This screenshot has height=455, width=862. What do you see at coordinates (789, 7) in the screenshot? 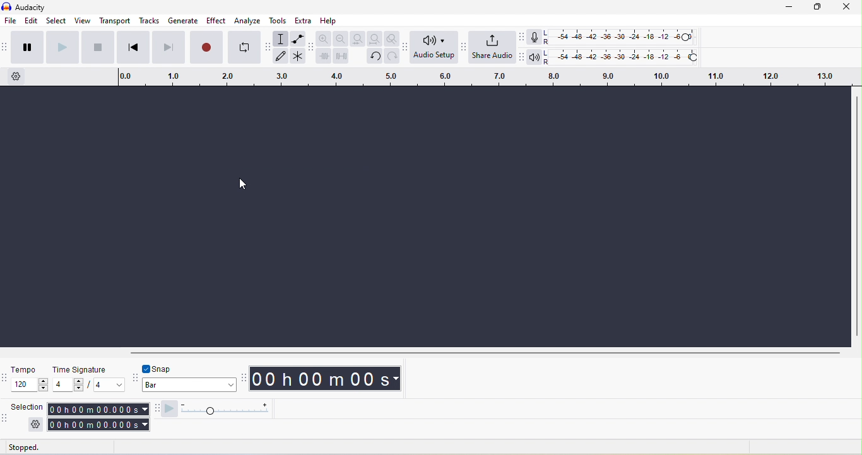
I see `minimize` at bounding box center [789, 7].